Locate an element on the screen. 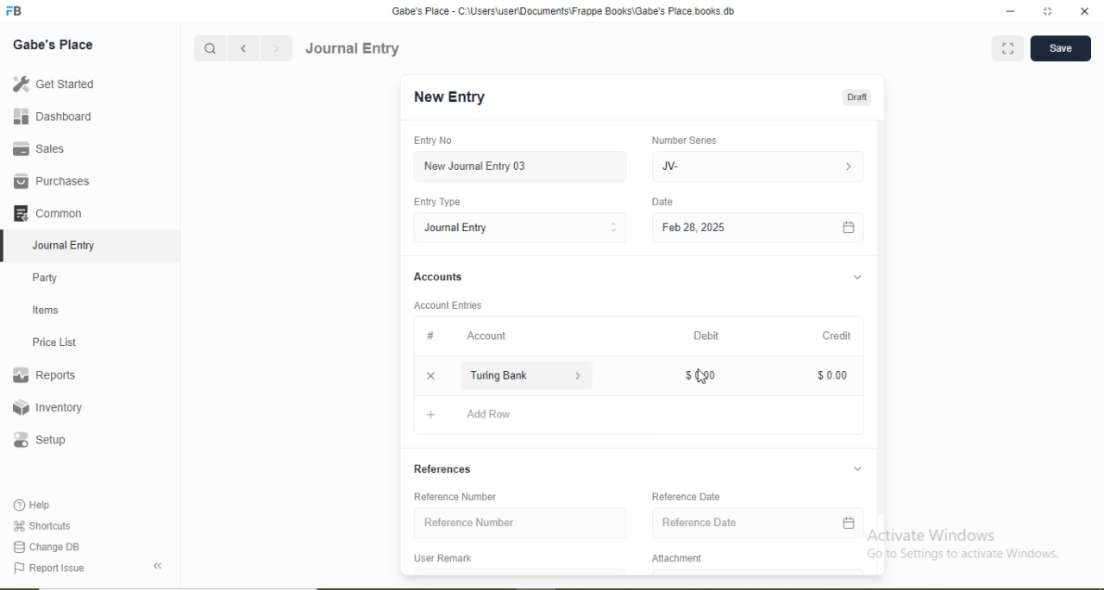  Add is located at coordinates (431, 415).